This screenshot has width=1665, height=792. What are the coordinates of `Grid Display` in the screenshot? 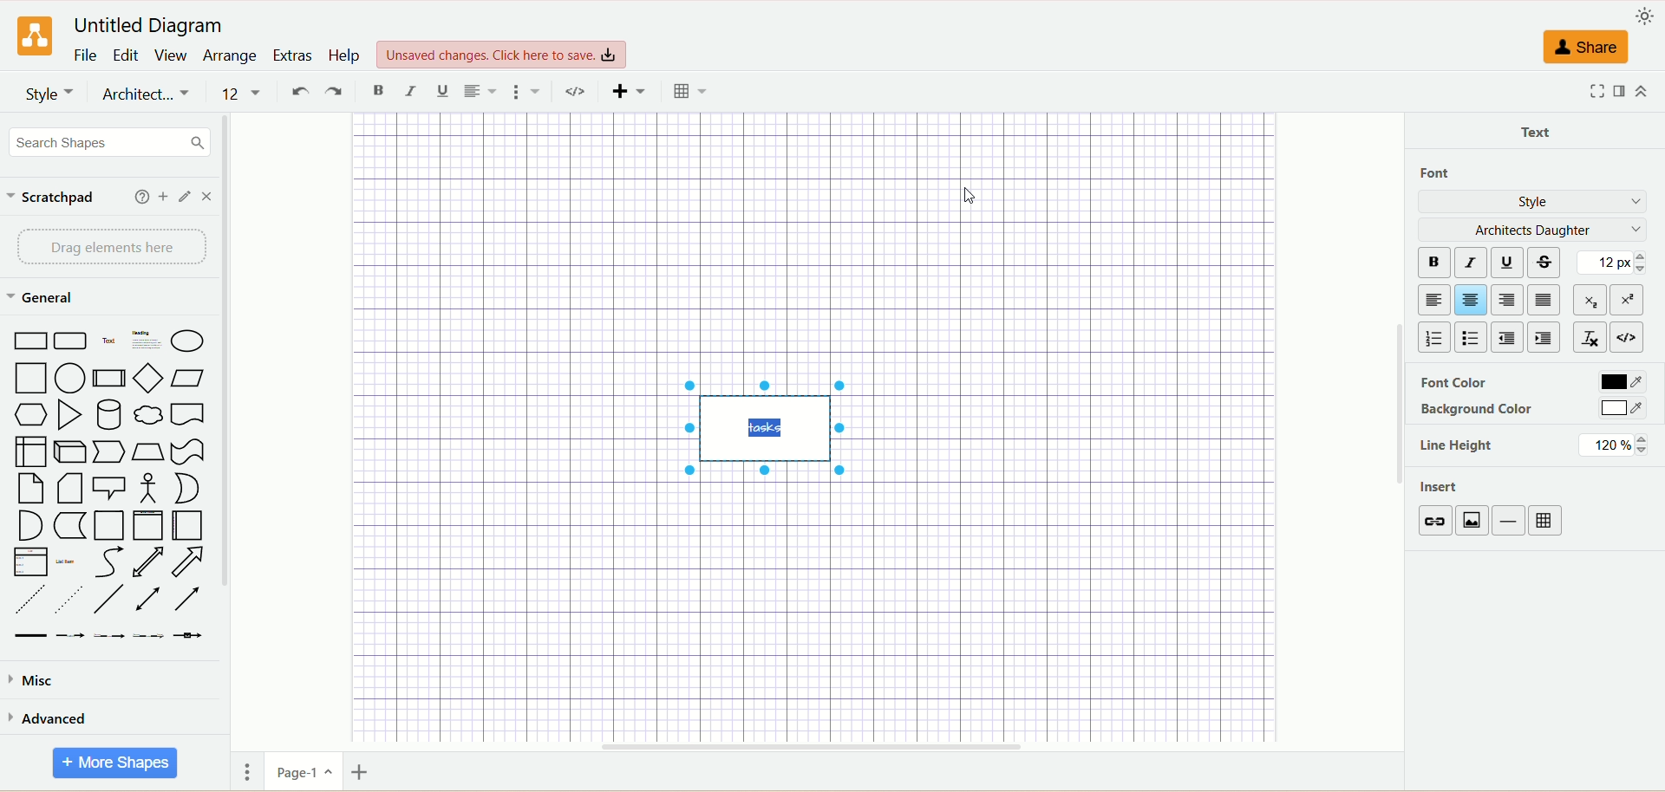 It's located at (690, 92).